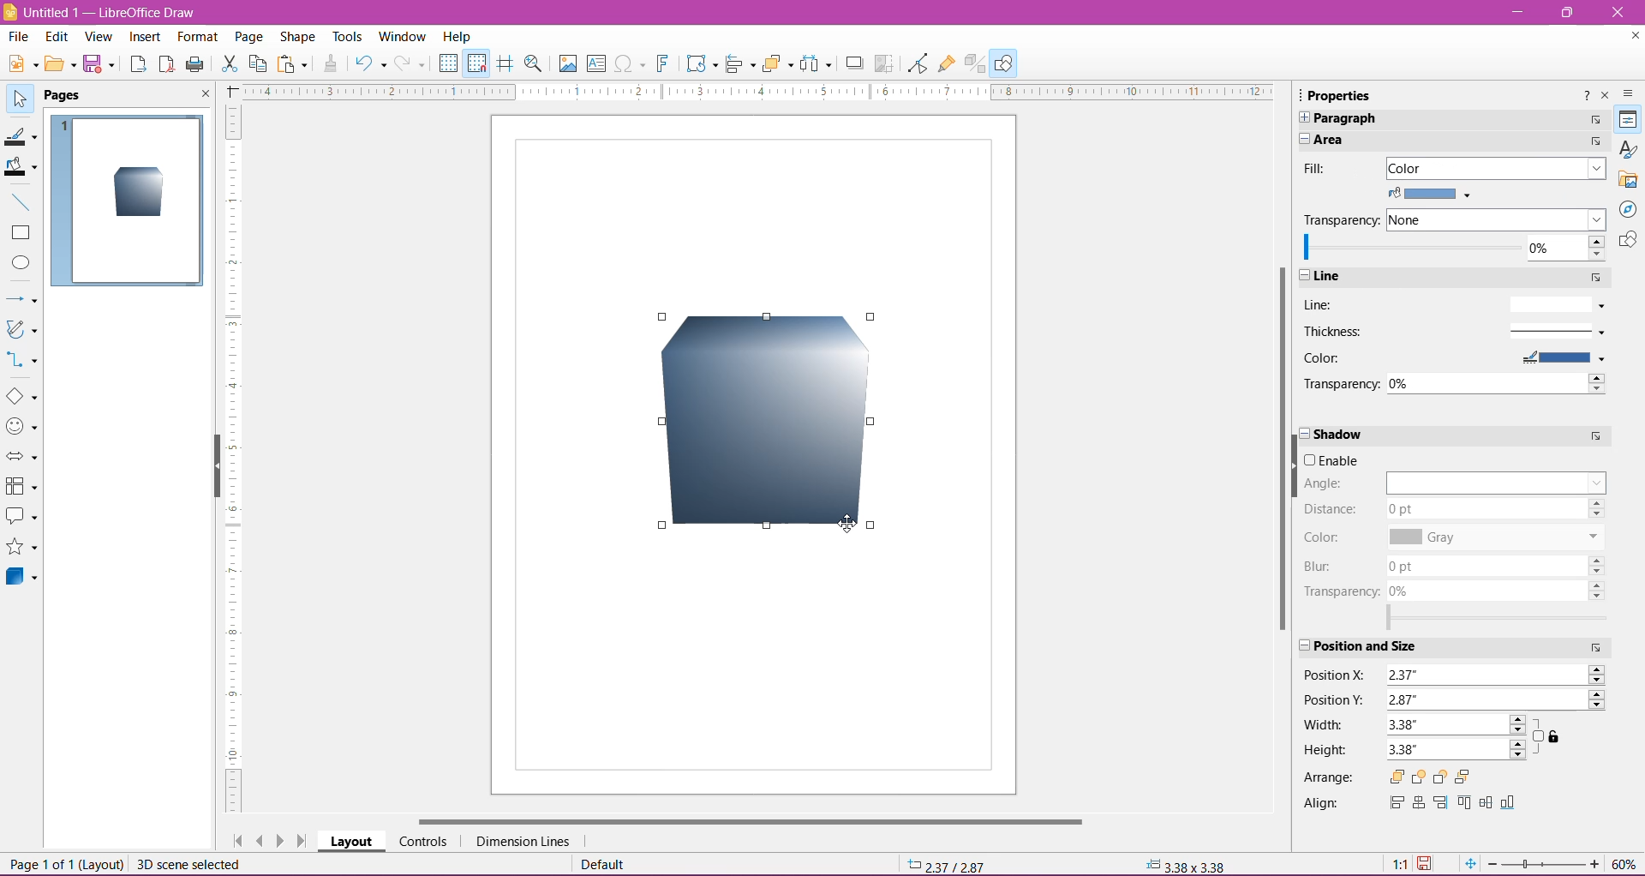 The width and height of the screenshot is (1645, 876). I want to click on Selected object size, so click(1197, 867).